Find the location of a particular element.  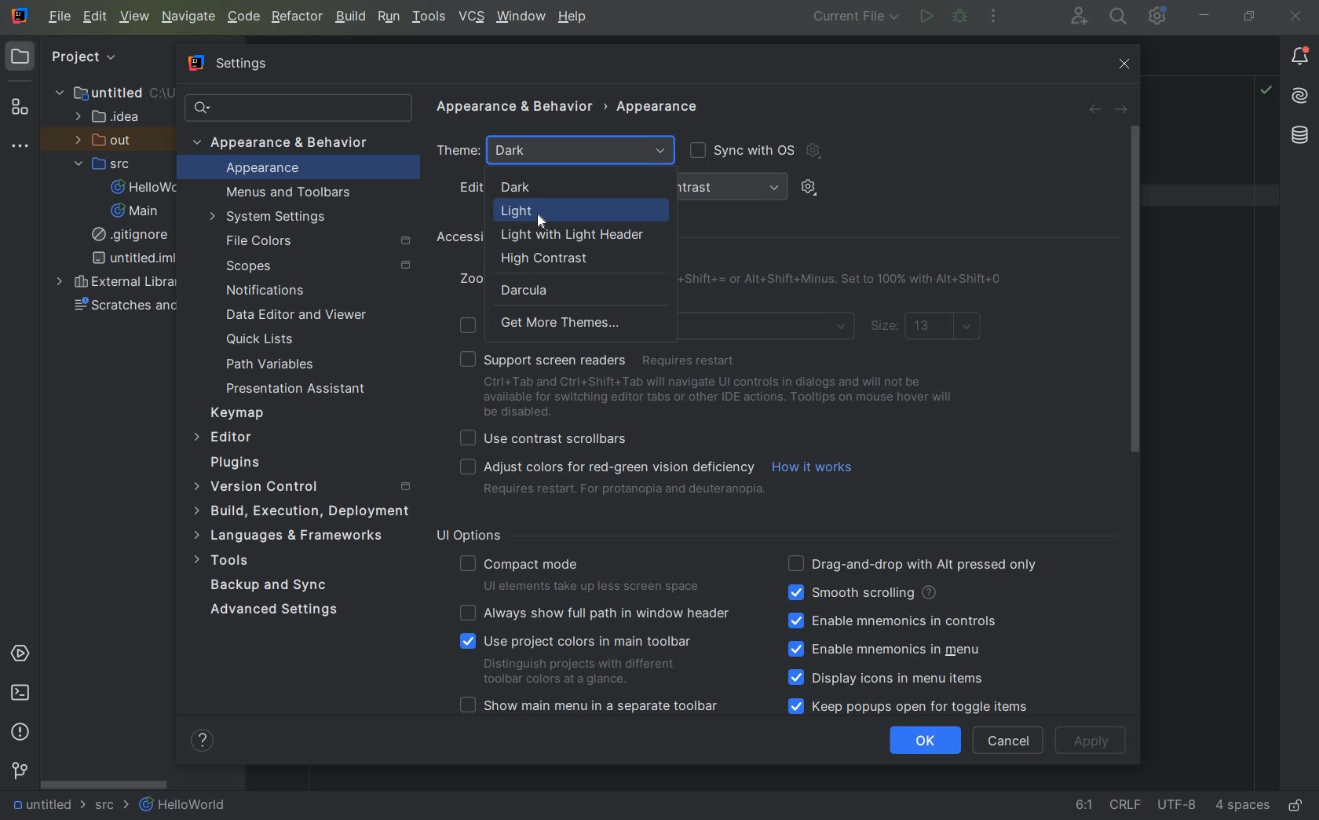

AI Assistant is located at coordinates (1299, 96).